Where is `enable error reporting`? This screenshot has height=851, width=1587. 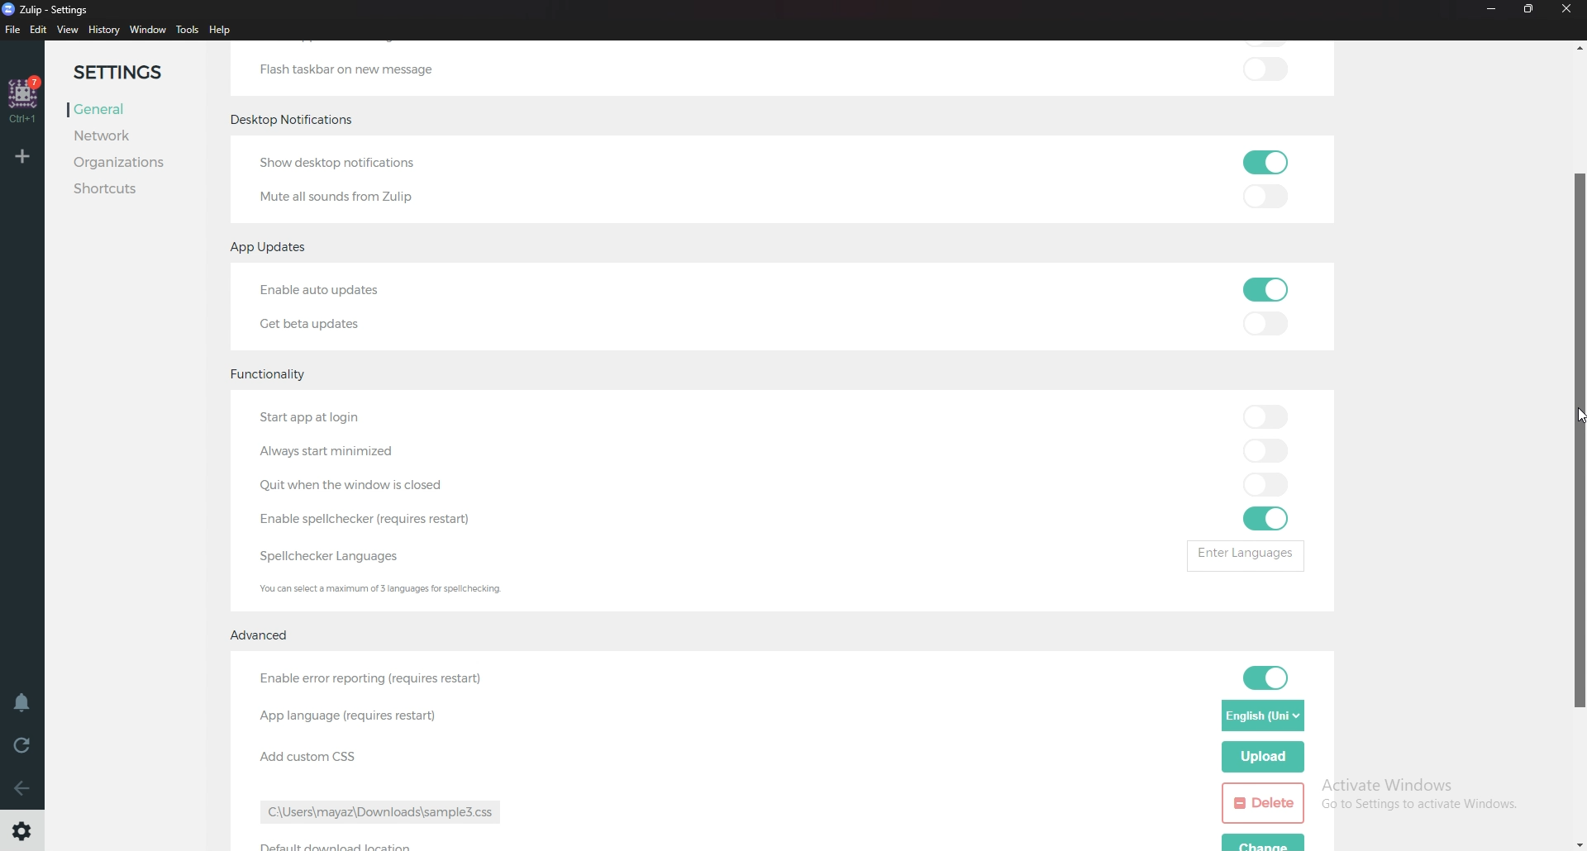 enable error reporting is located at coordinates (372, 680).